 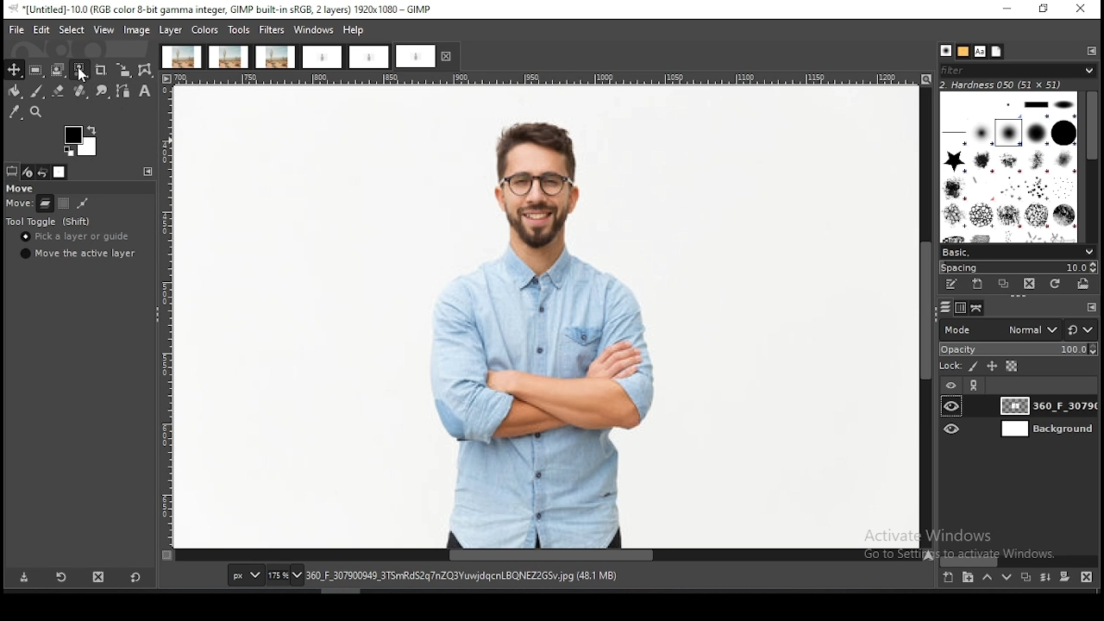 What do you see at coordinates (79, 70) in the screenshot?
I see `select by similar color` at bounding box center [79, 70].